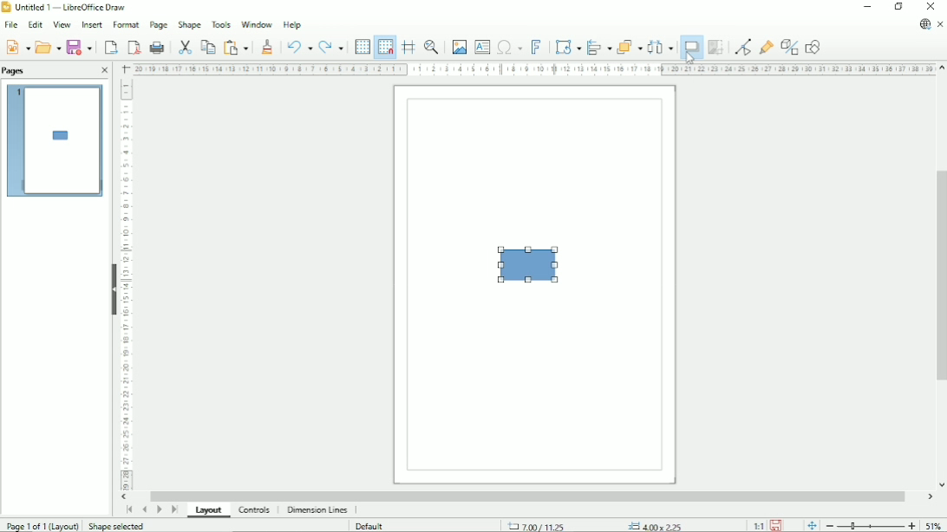 The image size is (947, 532). Describe the element at coordinates (527, 155) in the screenshot. I see `Frame` at that location.